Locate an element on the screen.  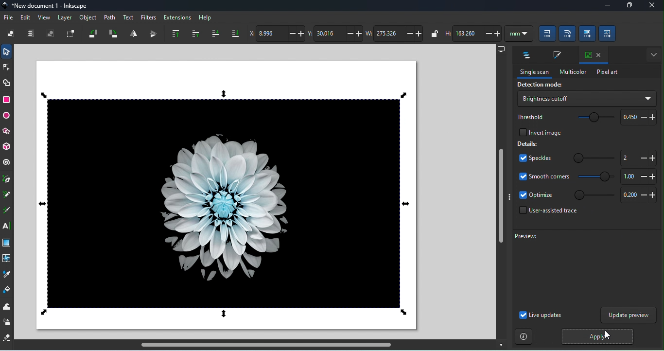
Details is located at coordinates (528, 144).